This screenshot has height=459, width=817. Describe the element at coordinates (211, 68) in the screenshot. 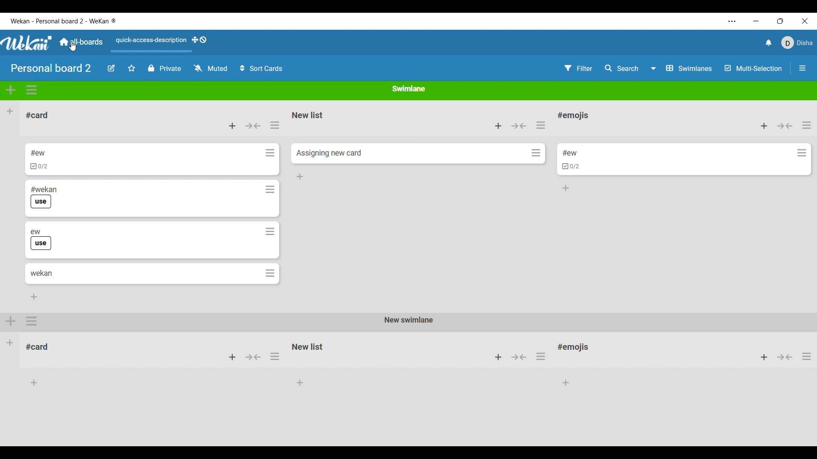

I see `Change watch` at that location.